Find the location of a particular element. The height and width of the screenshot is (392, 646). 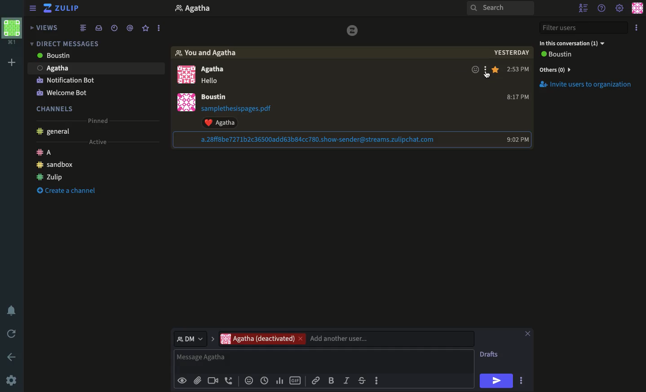

Help is located at coordinates (601, 9).